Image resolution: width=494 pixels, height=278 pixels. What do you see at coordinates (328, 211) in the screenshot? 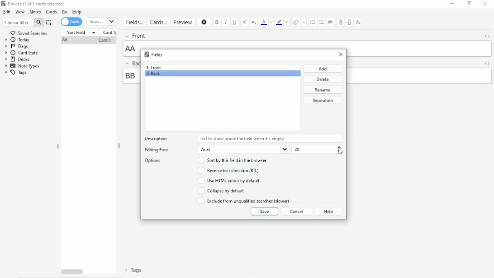
I see `Help` at bounding box center [328, 211].